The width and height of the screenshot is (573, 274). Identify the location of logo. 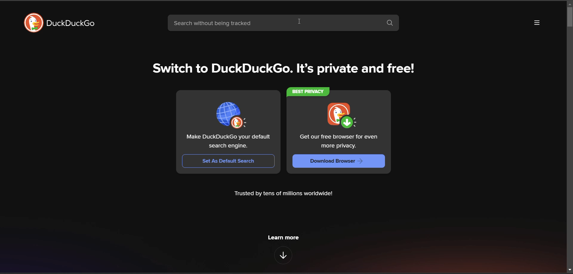
(232, 115).